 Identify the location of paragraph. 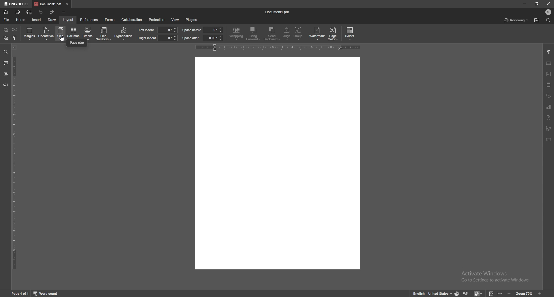
(549, 52).